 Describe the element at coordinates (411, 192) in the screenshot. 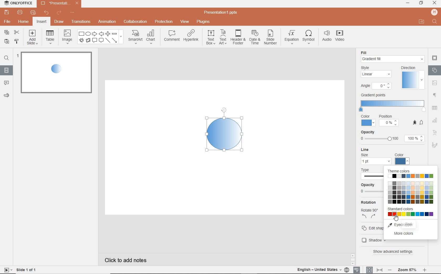

I see `theme colors` at that location.